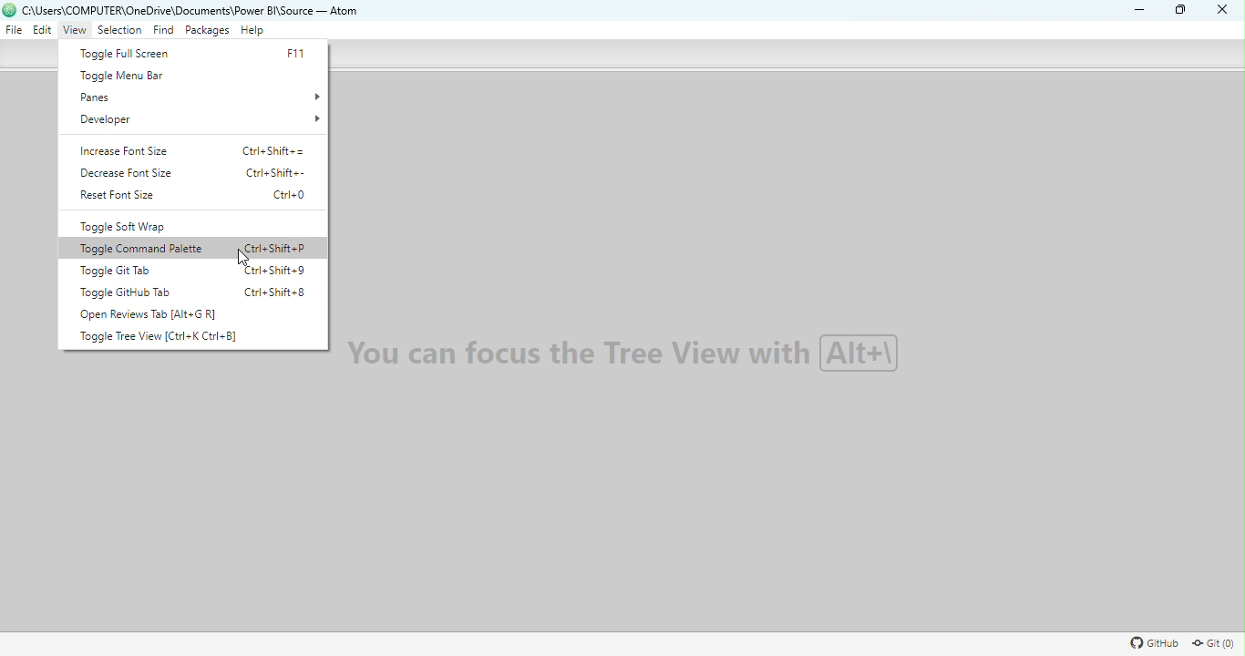 Image resolution: width=1245 pixels, height=656 pixels. I want to click on Minimize, so click(1136, 9).